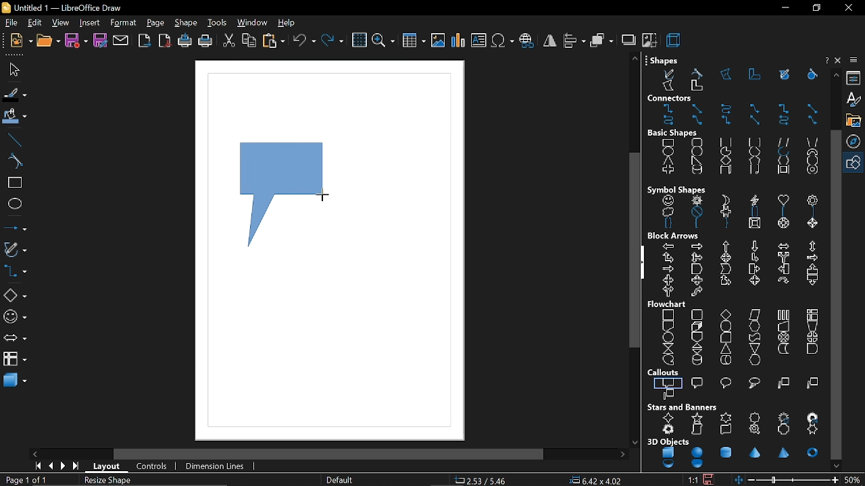  What do you see at coordinates (11, 22) in the screenshot?
I see `file` at bounding box center [11, 22].